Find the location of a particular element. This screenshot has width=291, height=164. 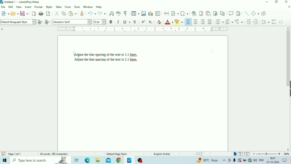

Insert Field is located at coordinates (175, 13).